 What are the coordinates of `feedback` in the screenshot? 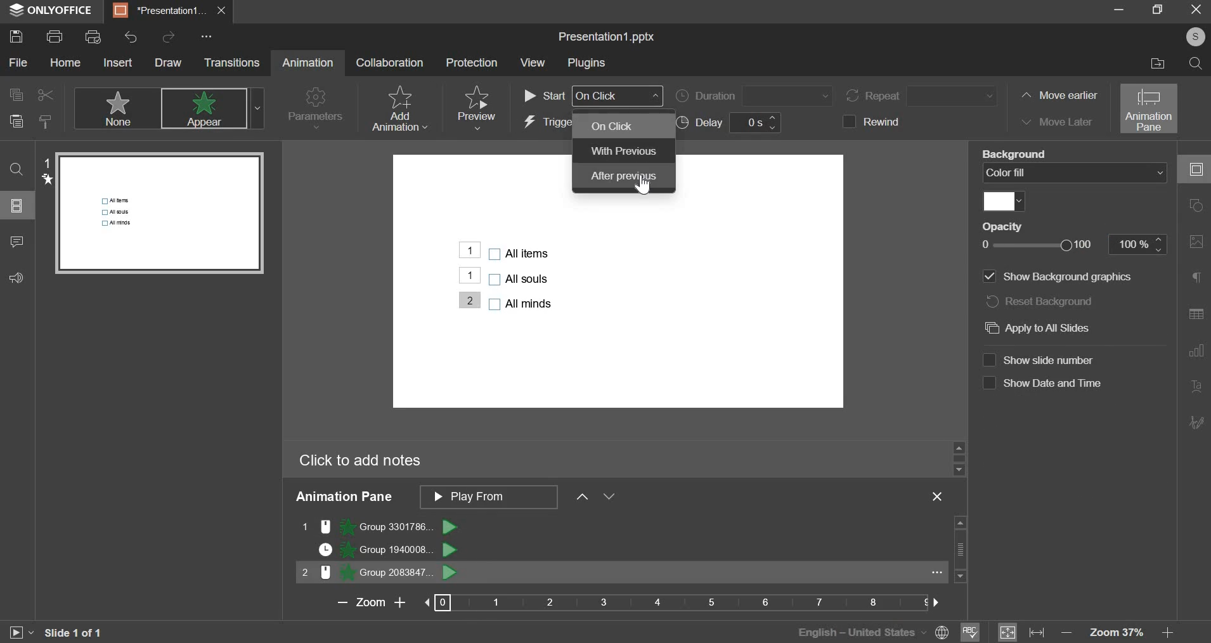 It's located at (22, 277).